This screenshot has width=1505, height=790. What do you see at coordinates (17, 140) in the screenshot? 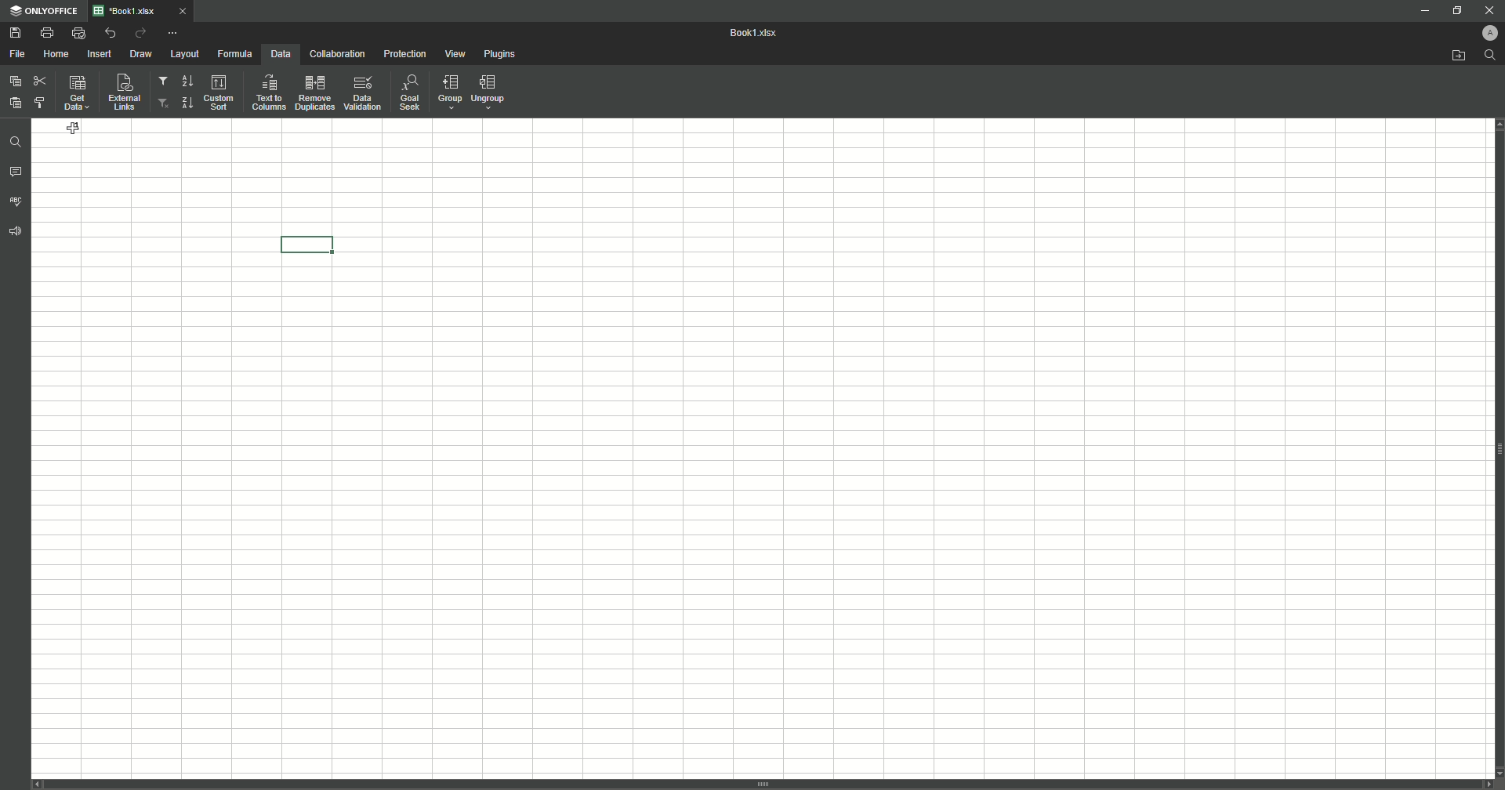
I see `Find` at bounding box center [17, 140].